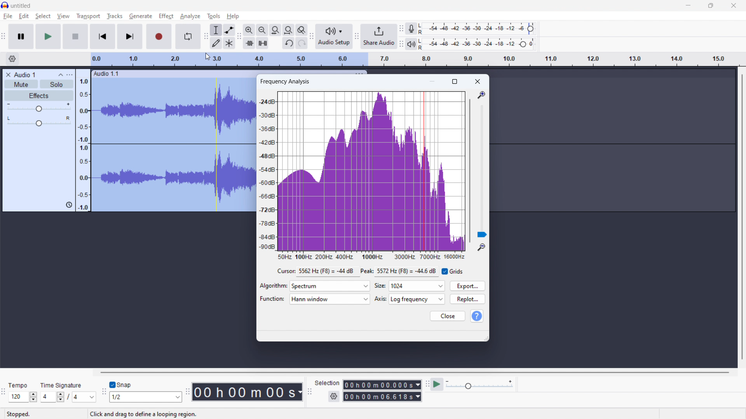 Image resolution: width=746 pixels, height=419 pixels. What do you see at coordinates (188, 36) in the screenshot?
I see `enable loop` at bounding box center [188, 36].